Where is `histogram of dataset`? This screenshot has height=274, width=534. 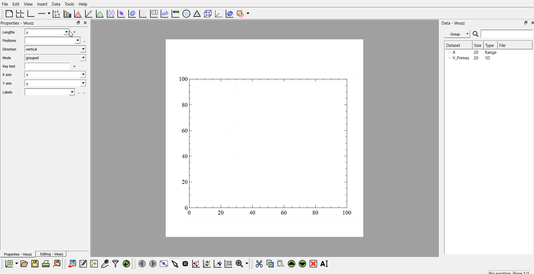
histogram of dataset is located at coordinates (78, 14).